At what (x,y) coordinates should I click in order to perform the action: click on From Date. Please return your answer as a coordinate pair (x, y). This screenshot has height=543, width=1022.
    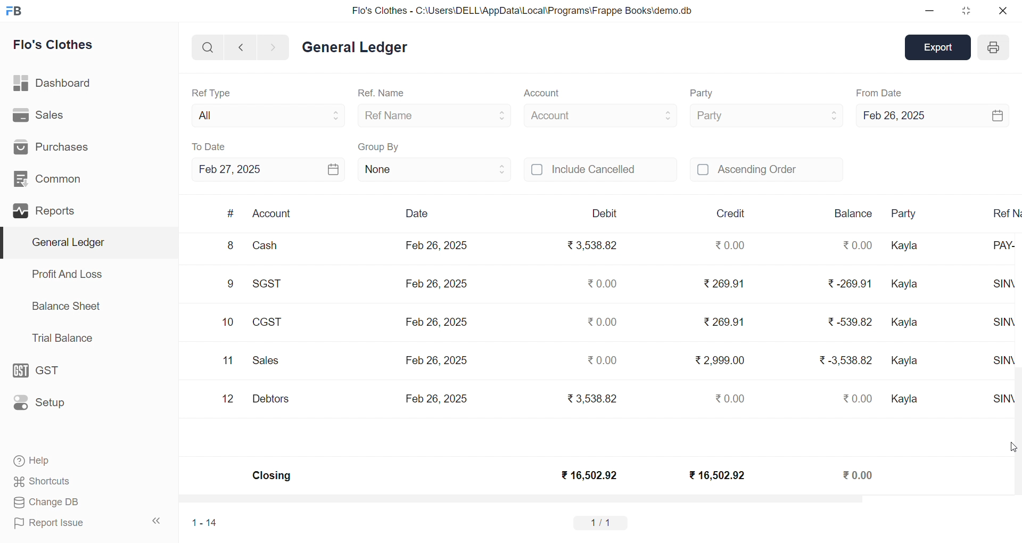
    Looking at the image, I should click on (879, 93).